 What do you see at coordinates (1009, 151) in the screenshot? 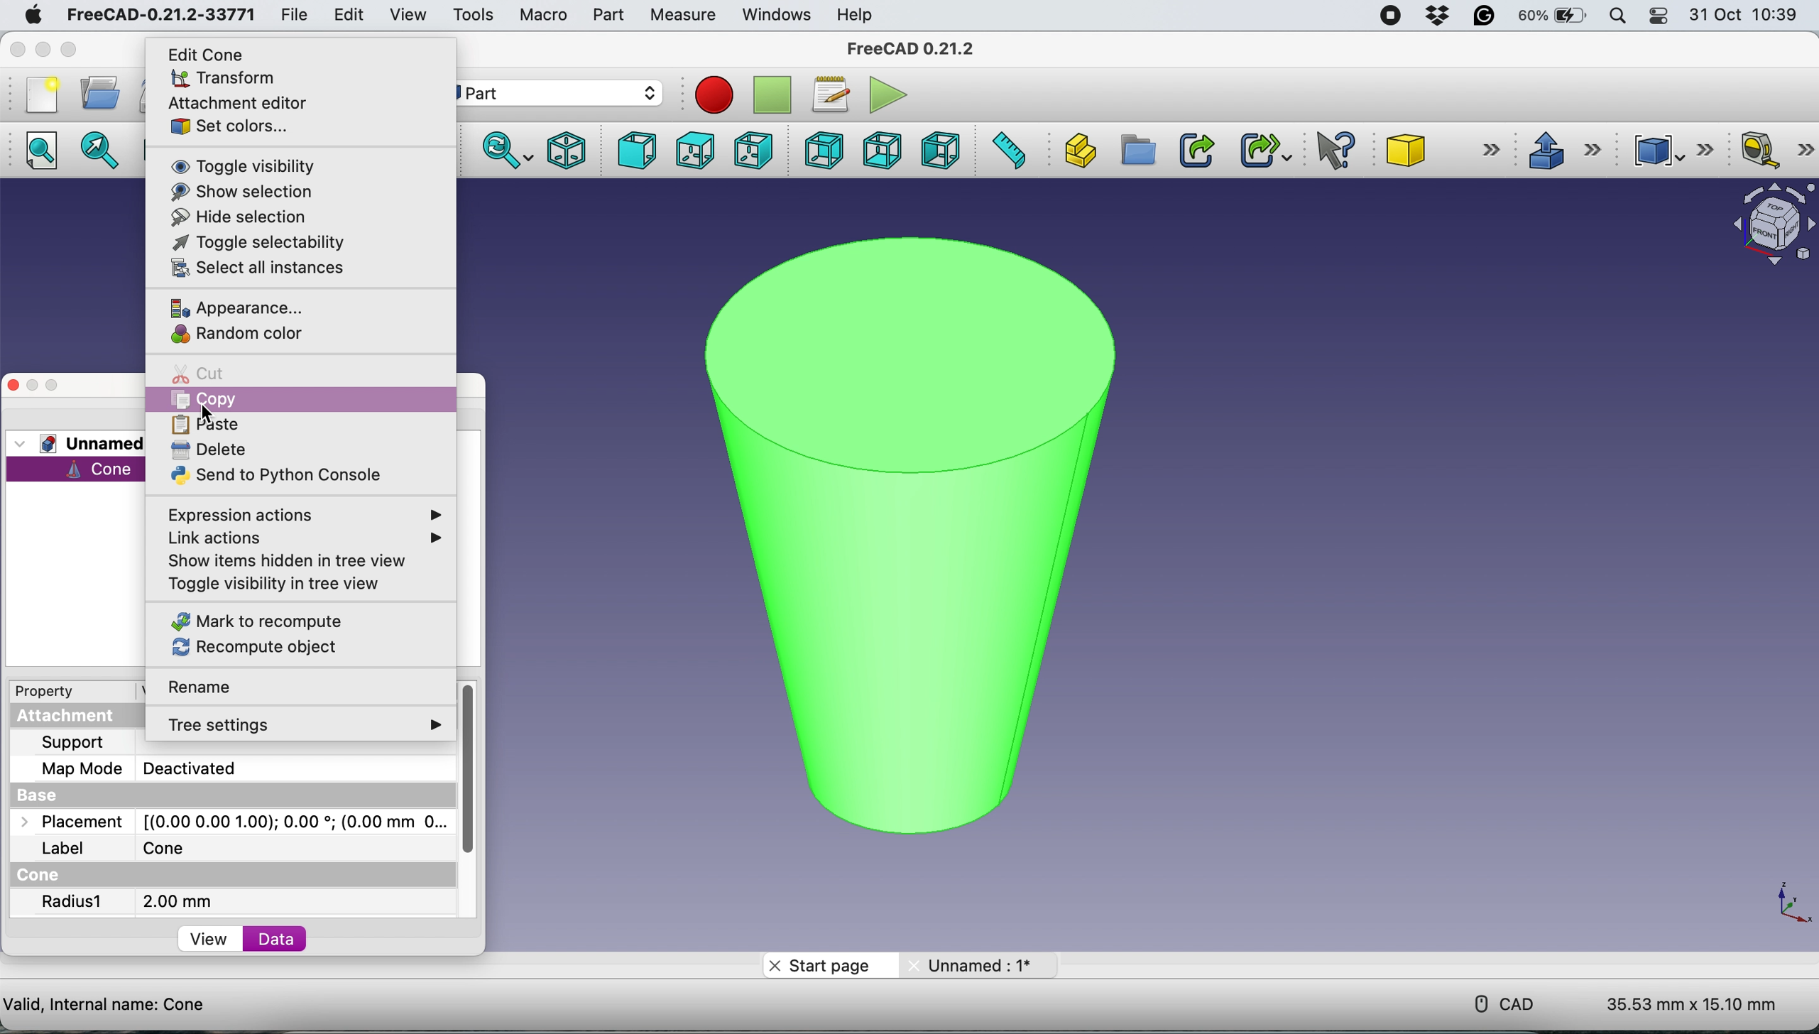
I see `measure distance` at bounding box center [1009, 151].